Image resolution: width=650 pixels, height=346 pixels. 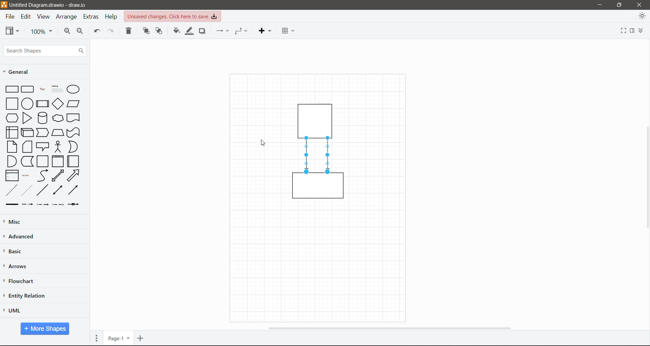 What do you see at coordinates (287, 30) in the screenshot?
I see `Table` at bounding box center [287, 30].